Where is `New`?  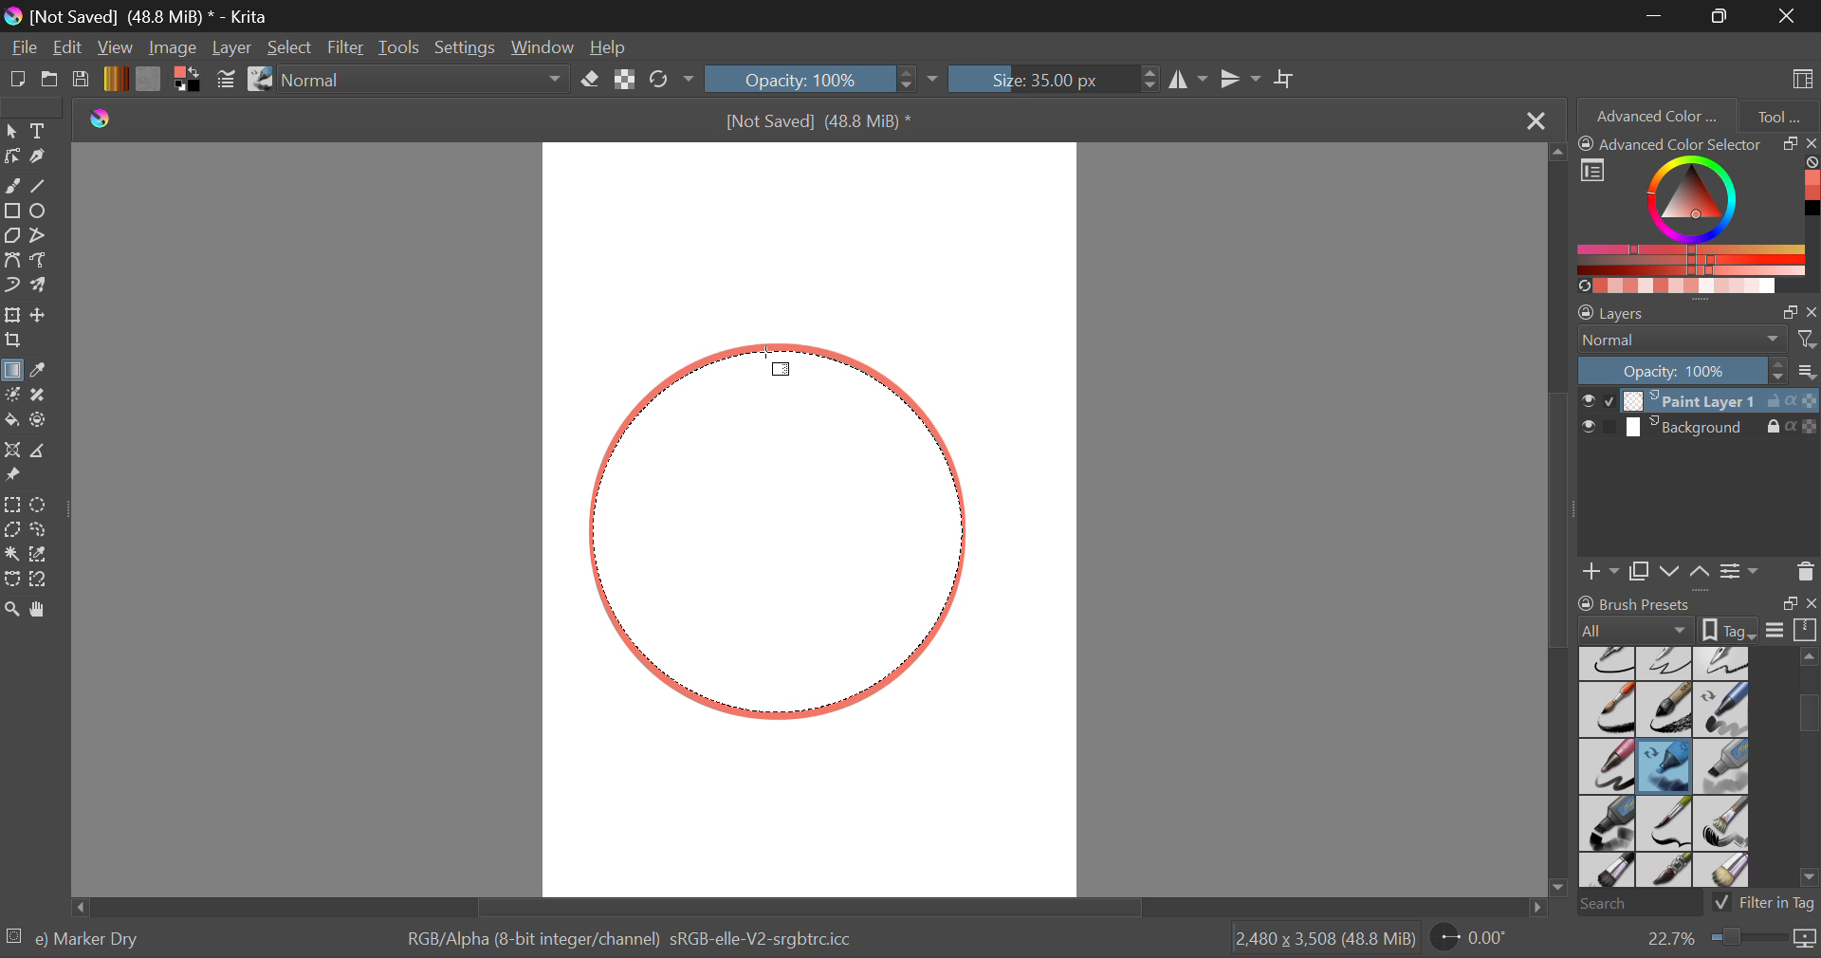 New is located at coordinates (18, 83).